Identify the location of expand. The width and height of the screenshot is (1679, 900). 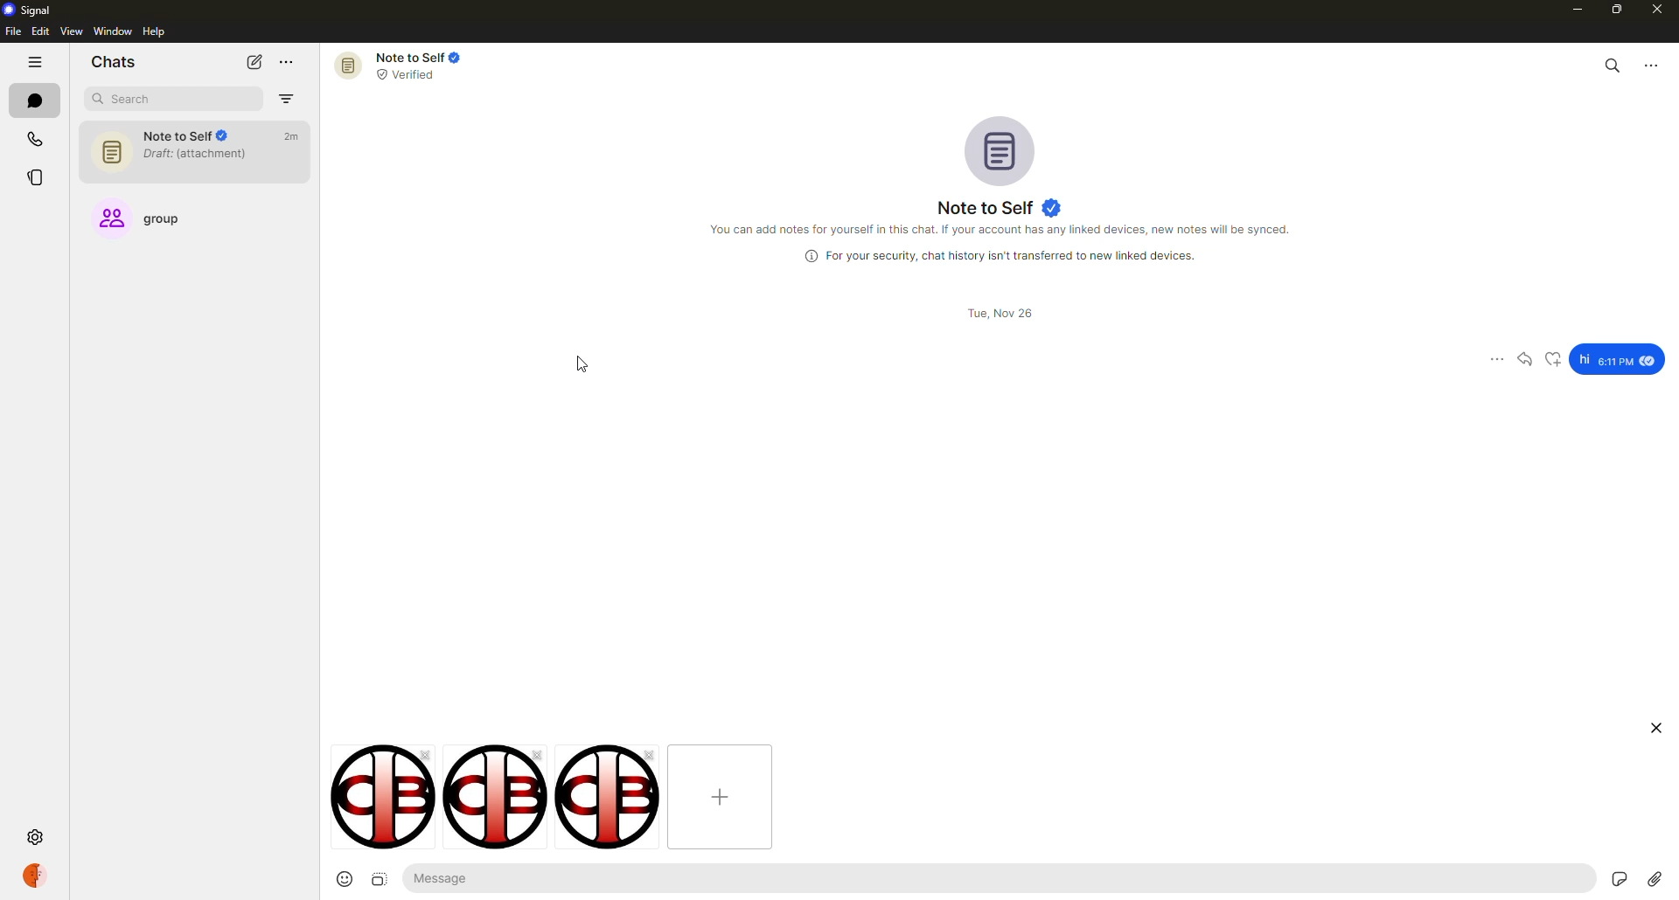
(1000, 719).